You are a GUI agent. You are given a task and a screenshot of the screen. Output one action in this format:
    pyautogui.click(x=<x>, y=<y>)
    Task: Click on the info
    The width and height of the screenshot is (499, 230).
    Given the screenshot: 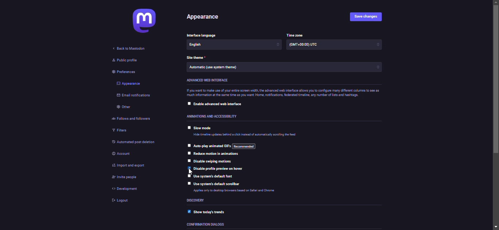 What is the action you would take?
    pyautogui.click(x=232, y=191)
    